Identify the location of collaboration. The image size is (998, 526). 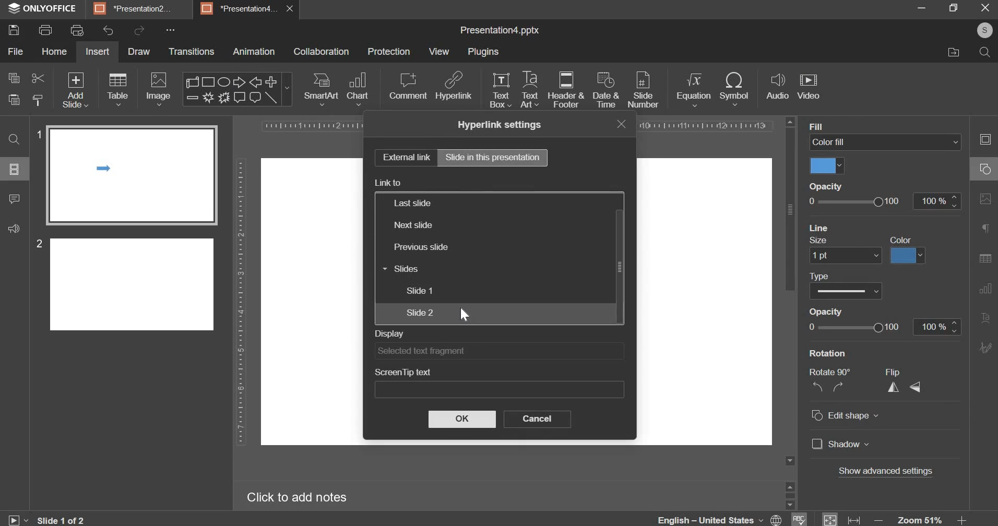
(323, 52).